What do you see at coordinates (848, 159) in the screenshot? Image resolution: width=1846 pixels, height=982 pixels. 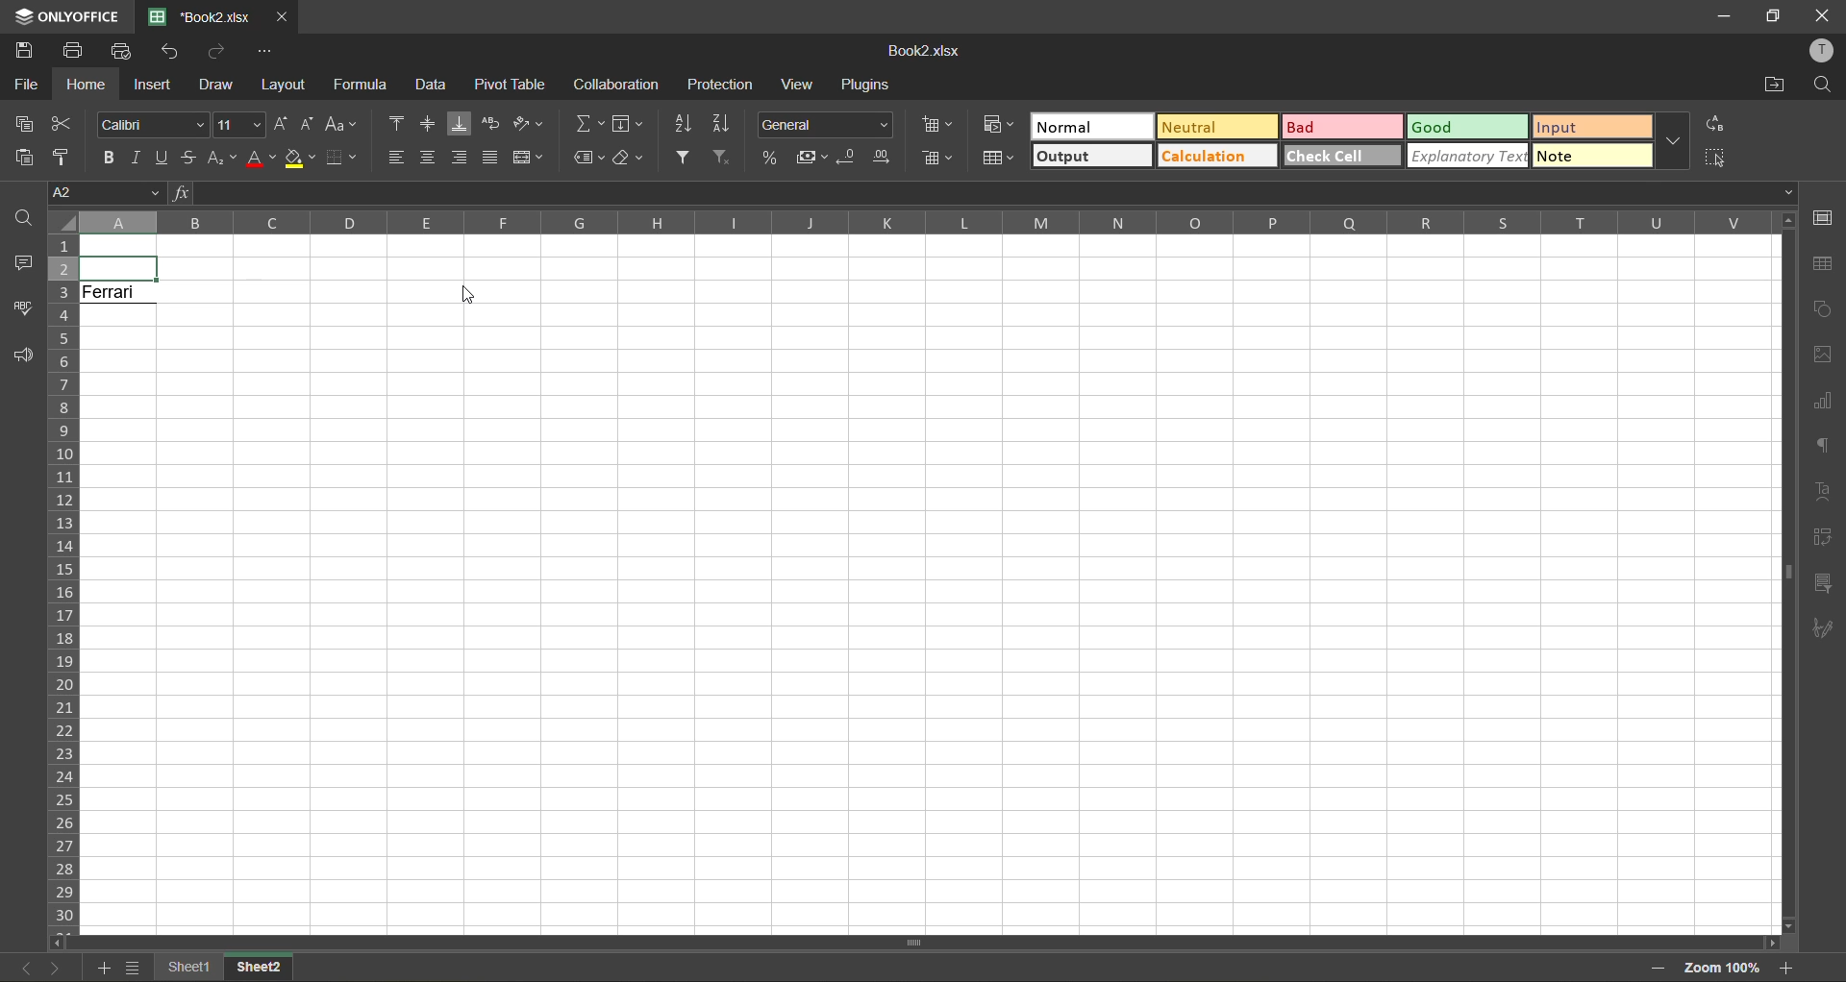 I see `decrease decimal` at bounding box center [848, 159].